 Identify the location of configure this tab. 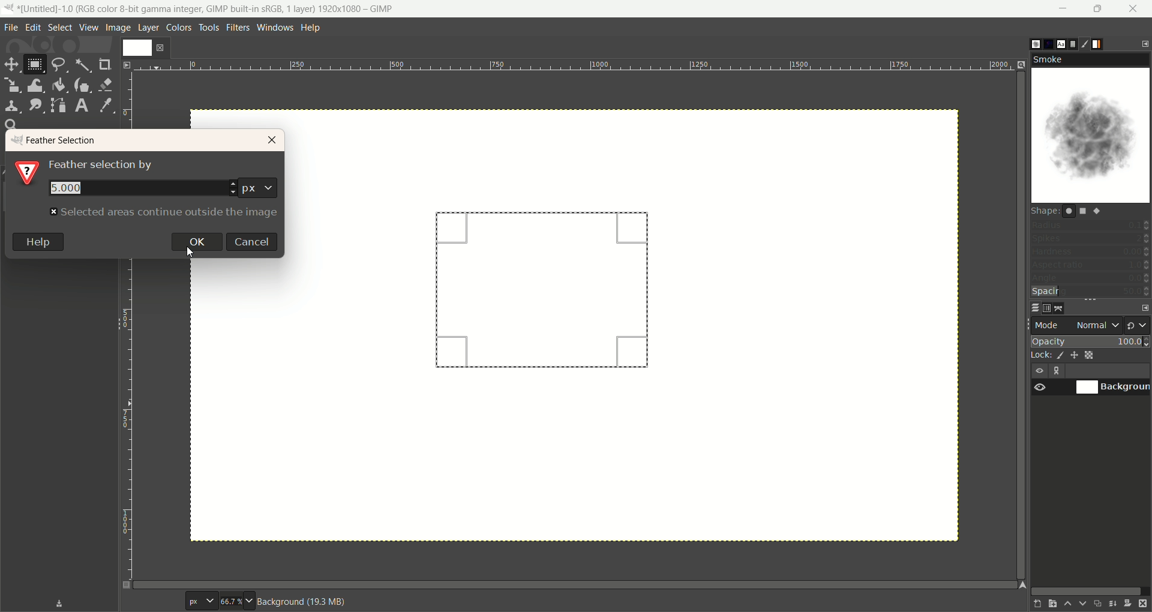
(1145, 307).